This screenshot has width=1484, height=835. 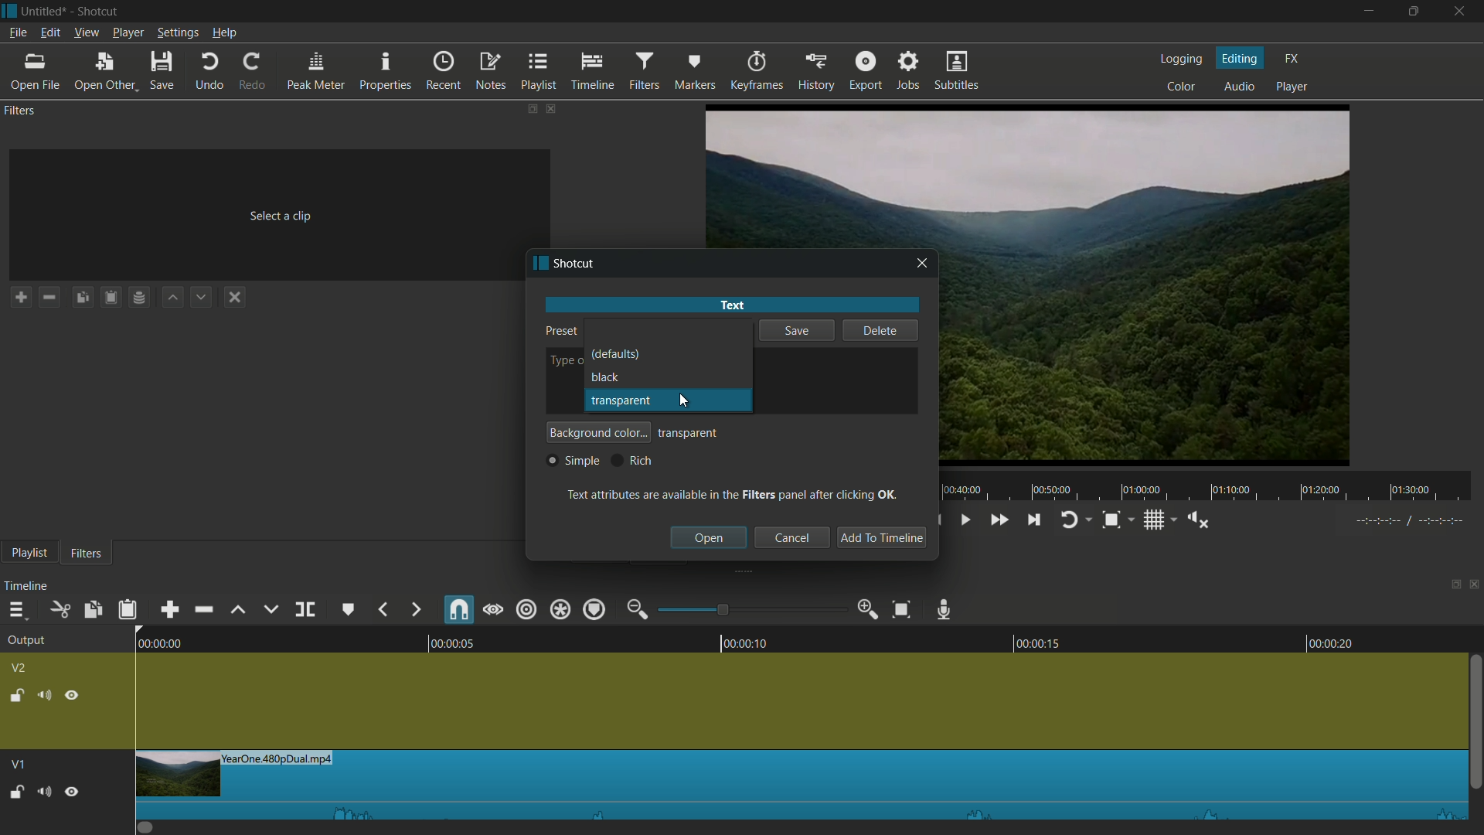 What do you see at coordinates (733, 493) in the screenshot?
I see `text` at bounding box center [733, 493].